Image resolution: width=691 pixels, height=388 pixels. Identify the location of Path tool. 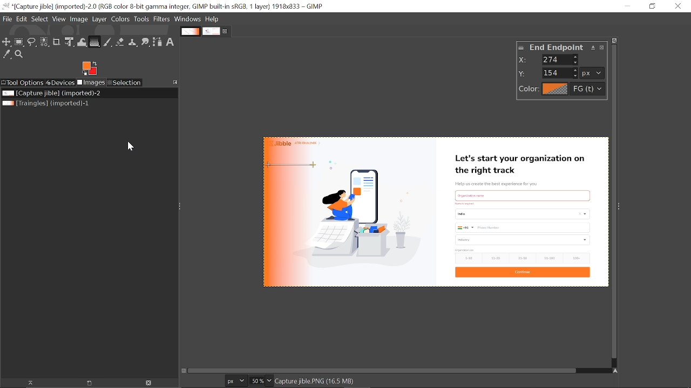
(157, 42).